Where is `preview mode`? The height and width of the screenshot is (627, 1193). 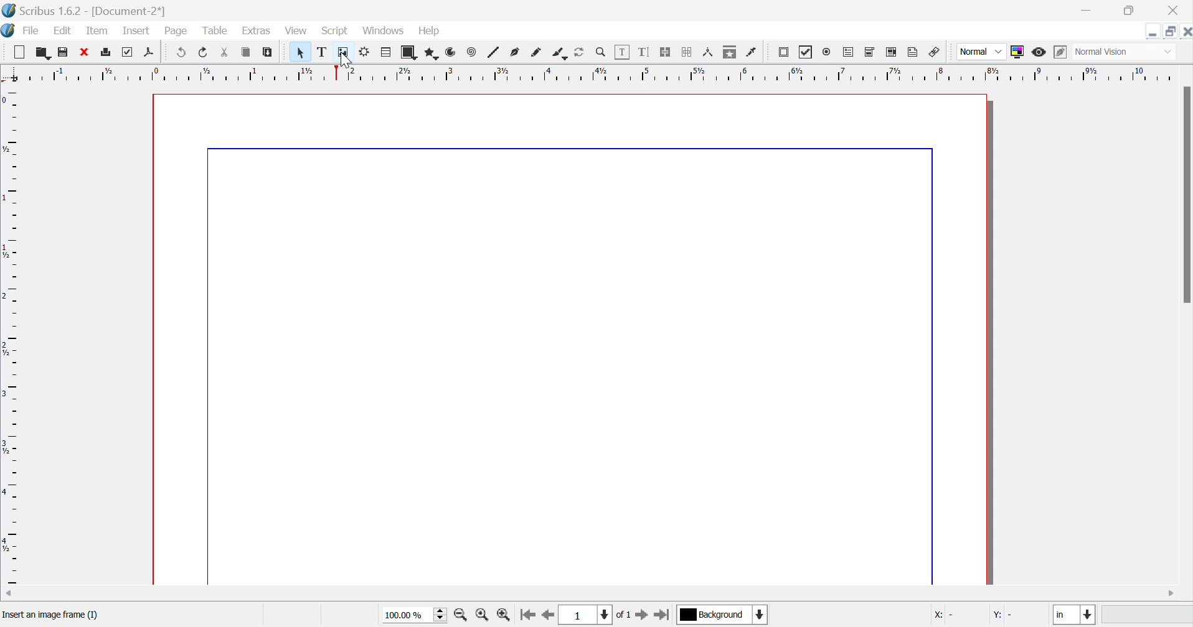 preview mode is located at coordinates (1040, 52).